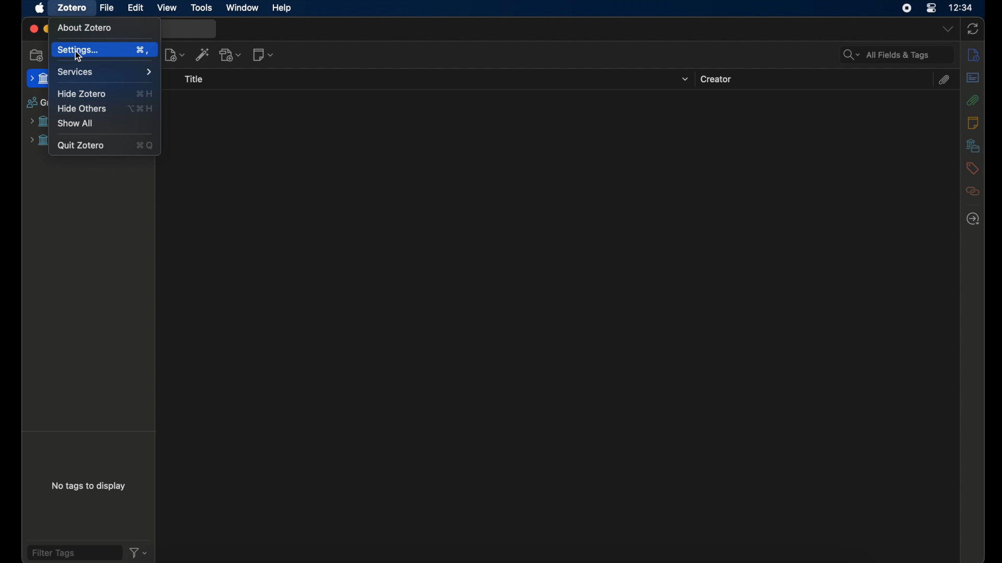 This screenshot has width=1002, height=563. I want to click on title , so click(195, 80).